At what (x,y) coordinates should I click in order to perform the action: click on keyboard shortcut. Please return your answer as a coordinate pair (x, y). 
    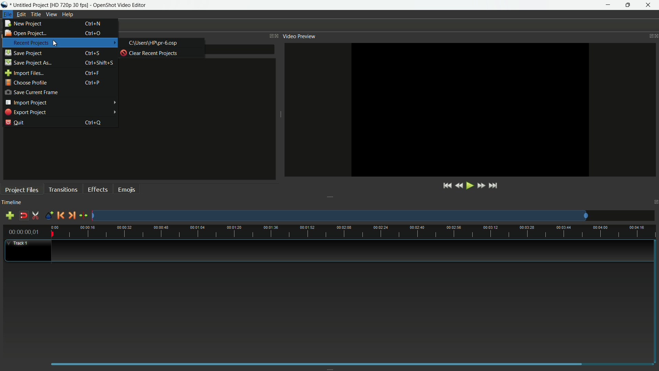
    Looking at the image, I should click on (92, 33).